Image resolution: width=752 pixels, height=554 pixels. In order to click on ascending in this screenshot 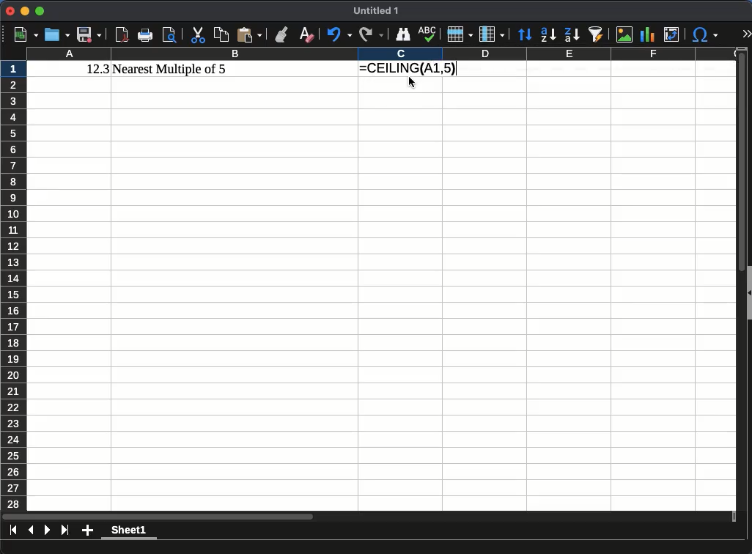, I will do `click(548, 35)`.